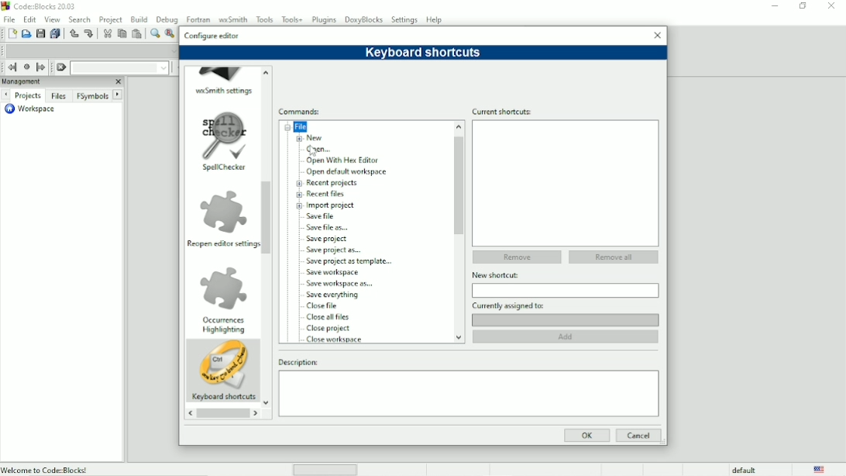  What do you see at coordinates (329, 194) in the screenshot?
I see `Recent files` at bounding box center [329, 194].